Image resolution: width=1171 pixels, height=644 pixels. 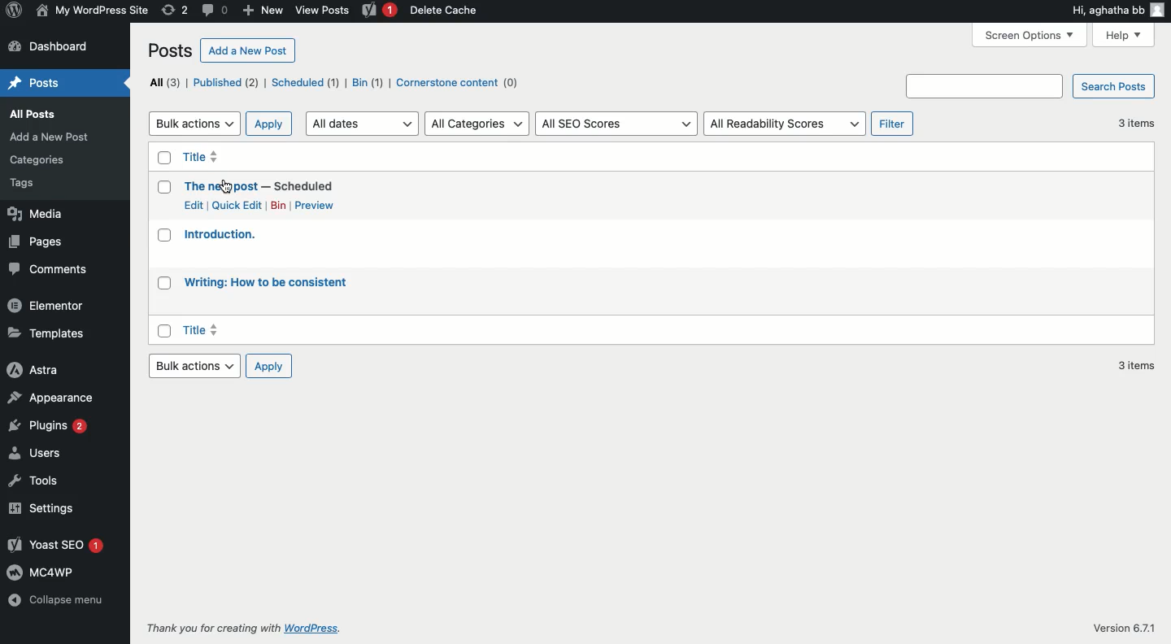 What do you see at coordinates (455, 81) in the screenshot?
I see `Cornerstone content` at bounding box center [455, 81].